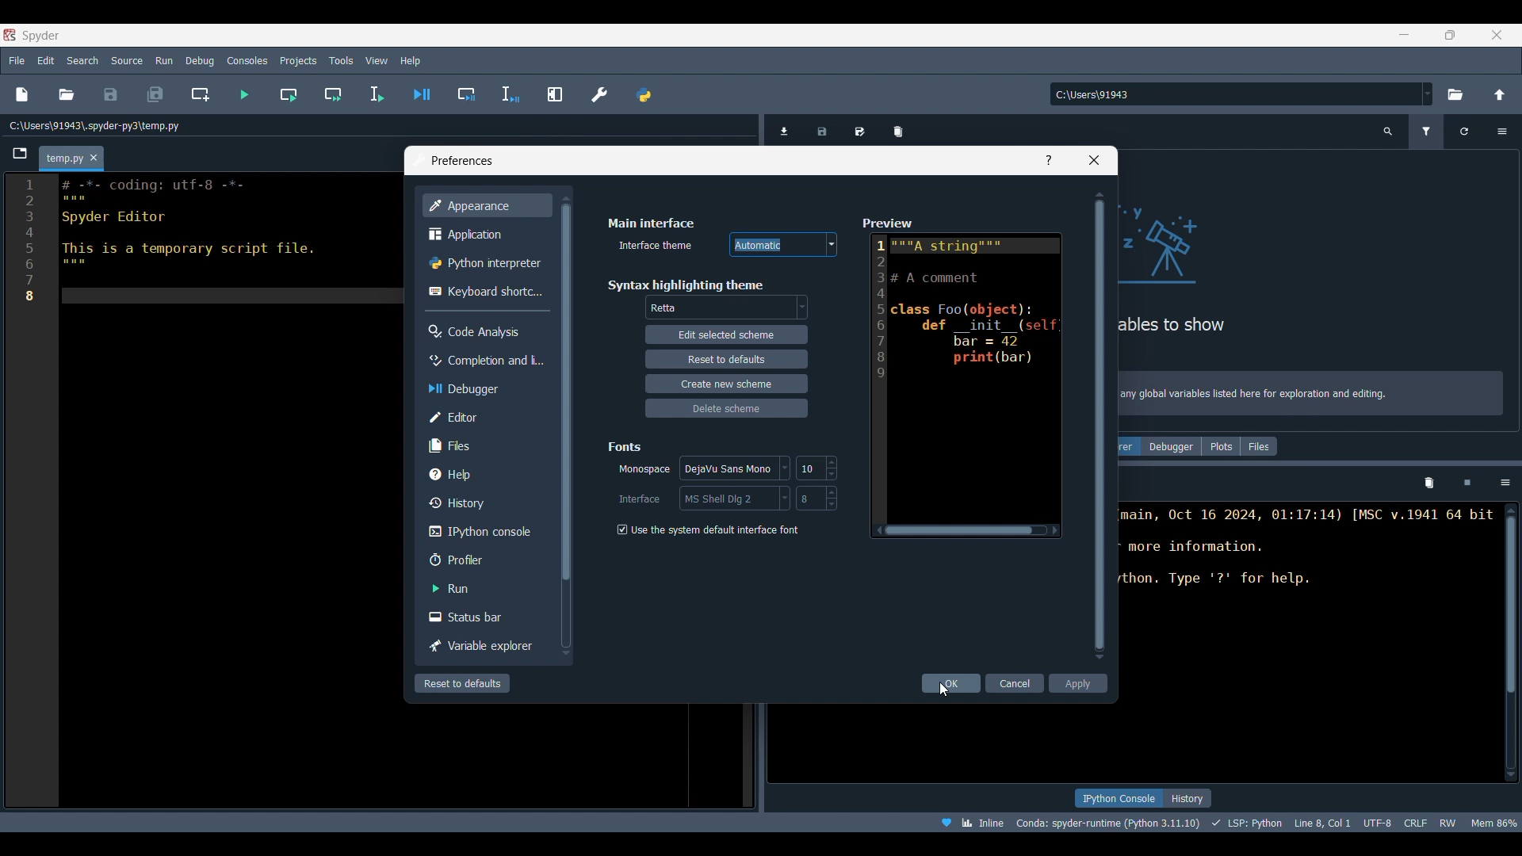  What do you see at coordinates (1464, 132) in the screenshot?
I see `Refresh variables` at bounding box center [1464, 132].